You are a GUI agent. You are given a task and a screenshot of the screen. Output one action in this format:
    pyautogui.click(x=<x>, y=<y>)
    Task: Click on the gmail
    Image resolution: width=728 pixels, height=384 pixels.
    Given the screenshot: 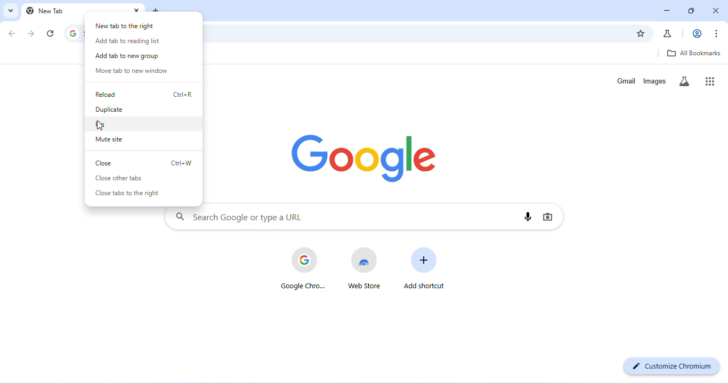 What is the action you would take?
    pyautogui.click(x=627, y=80)
    